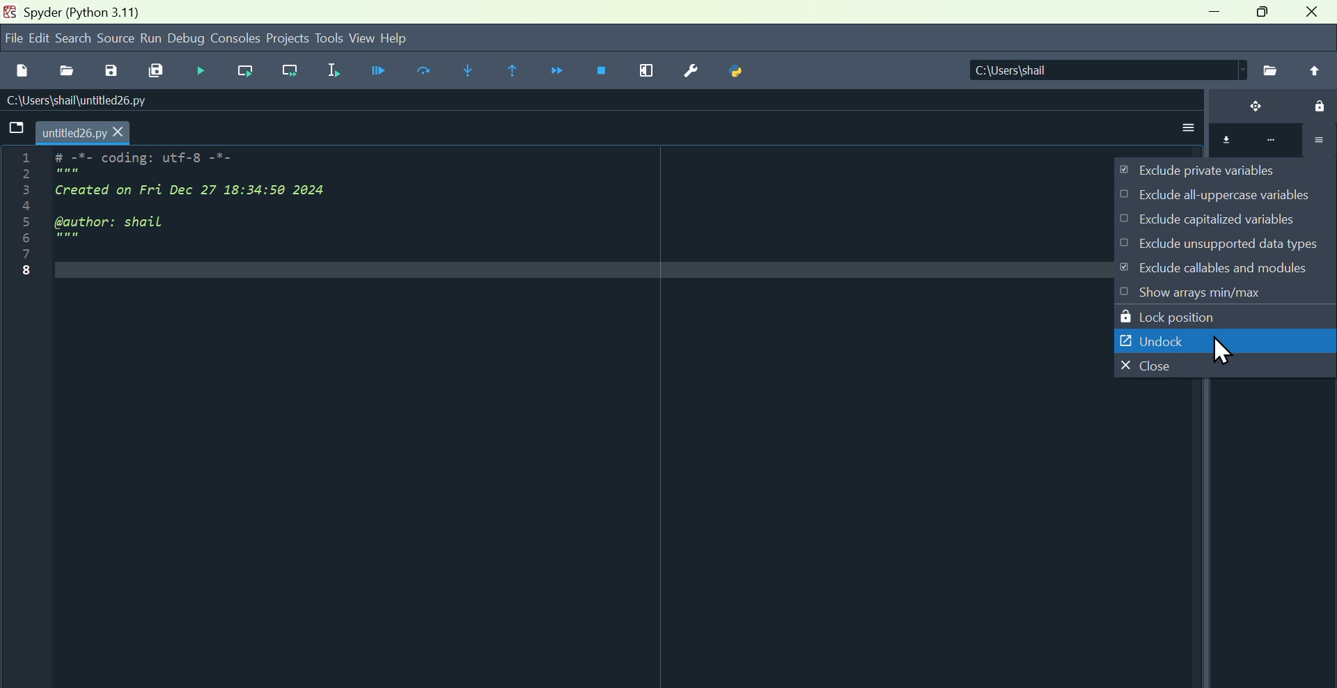  Describe the element at coordinates (1315, 15) in the screenshot. I see `close` at that location.